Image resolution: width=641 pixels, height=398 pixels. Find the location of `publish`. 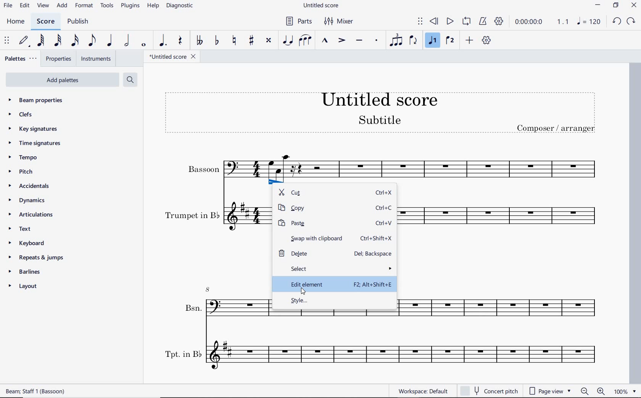

publish is located at coordinates (78, 22).